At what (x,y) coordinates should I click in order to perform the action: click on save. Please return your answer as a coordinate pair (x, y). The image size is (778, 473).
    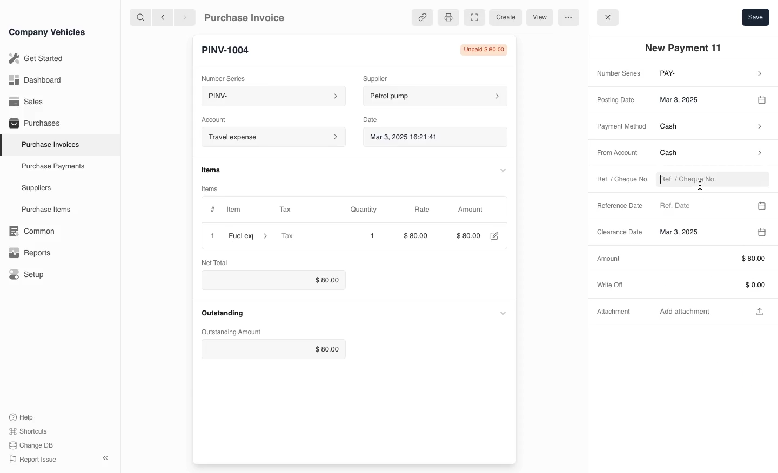
    Looking at the image, I should click on (755, 17).